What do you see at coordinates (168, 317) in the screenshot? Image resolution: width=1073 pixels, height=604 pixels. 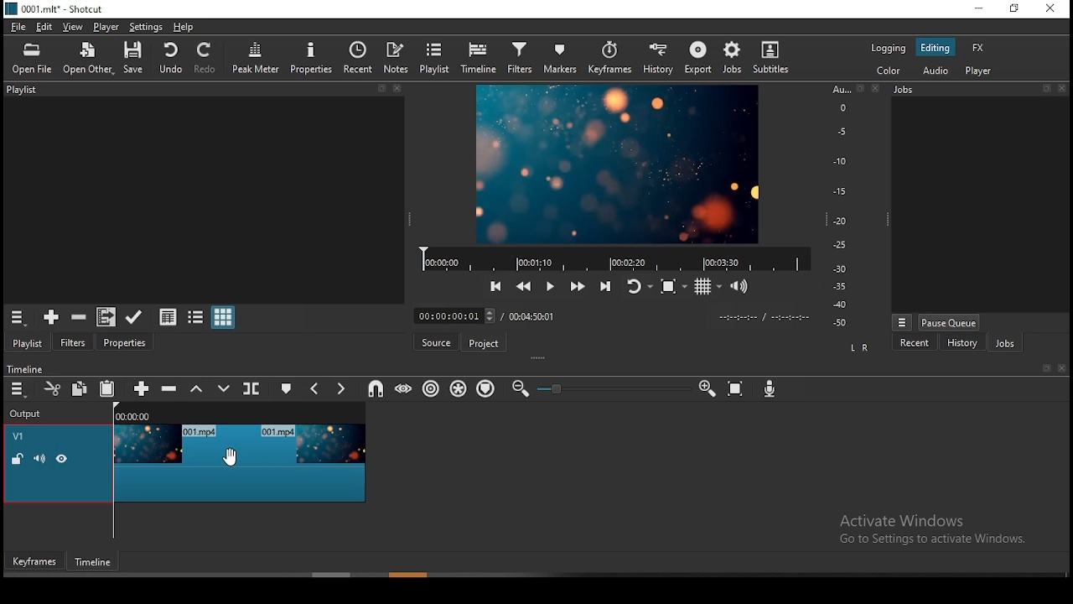 I see `view as details` at bounding box center [168, 317].